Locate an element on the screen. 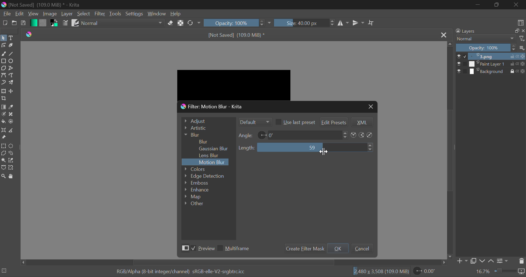  Calligraphic Tool is located at coordinates (11, 46).